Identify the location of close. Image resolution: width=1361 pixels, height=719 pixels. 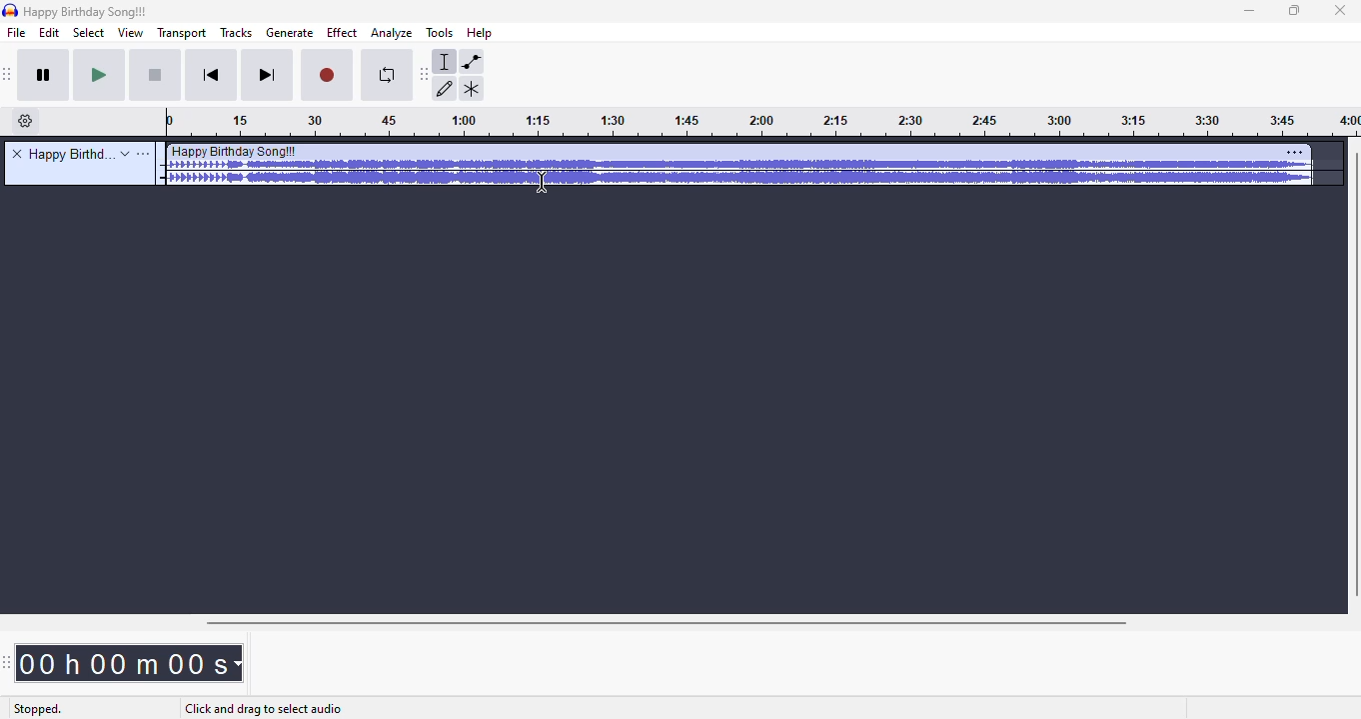
(1340, 11).